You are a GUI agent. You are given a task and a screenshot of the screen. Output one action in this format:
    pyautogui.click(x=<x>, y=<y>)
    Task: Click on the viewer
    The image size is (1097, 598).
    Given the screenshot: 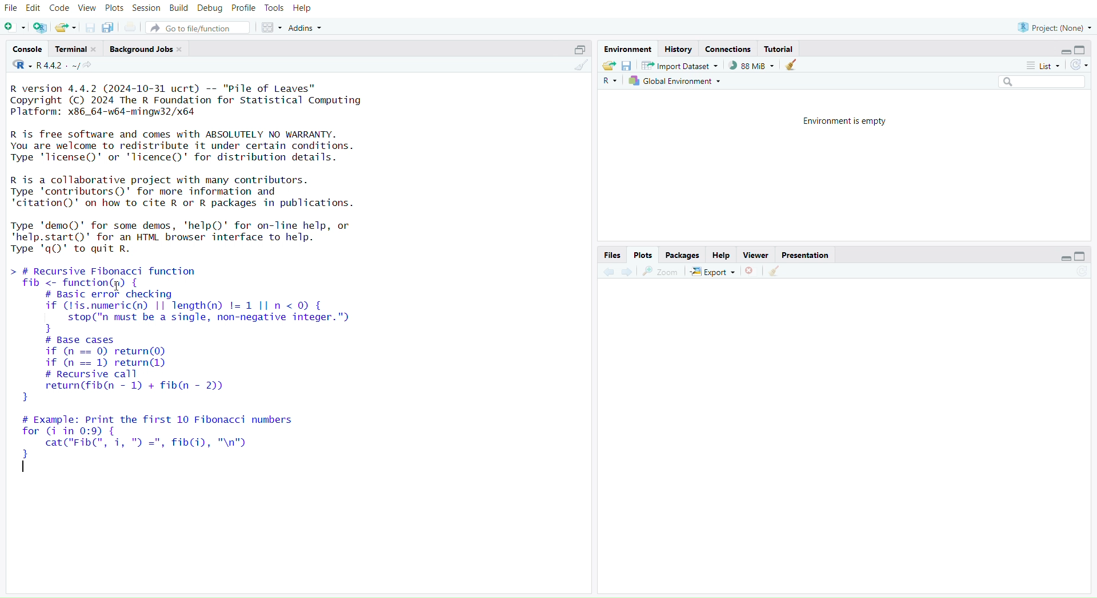 What is the action you would take?
    pyautogui.click(x=756, y=256)
    